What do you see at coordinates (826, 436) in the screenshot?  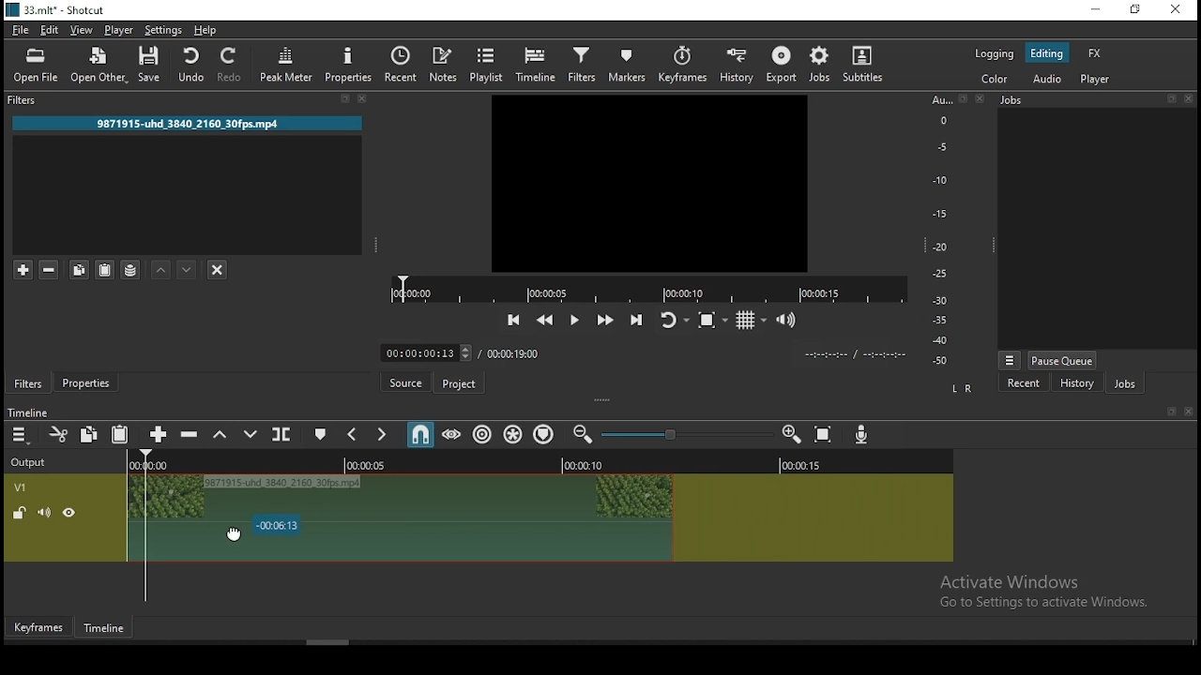 I see `zoom timeline to fit` at bounding box center [826, 436].